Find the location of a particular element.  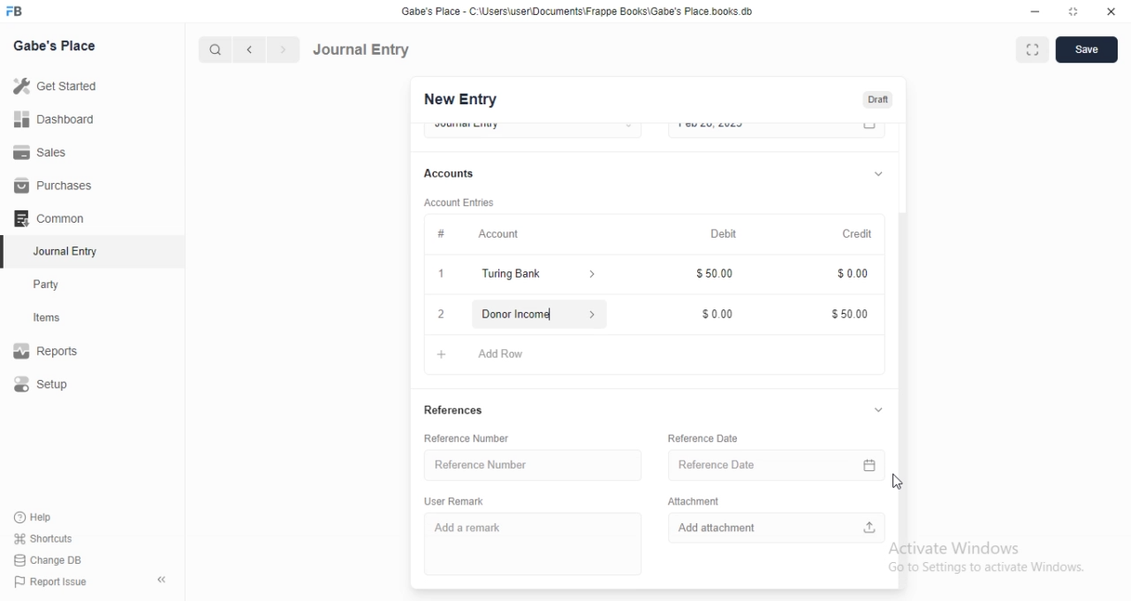

cursor is located at coordinates (899, 481).